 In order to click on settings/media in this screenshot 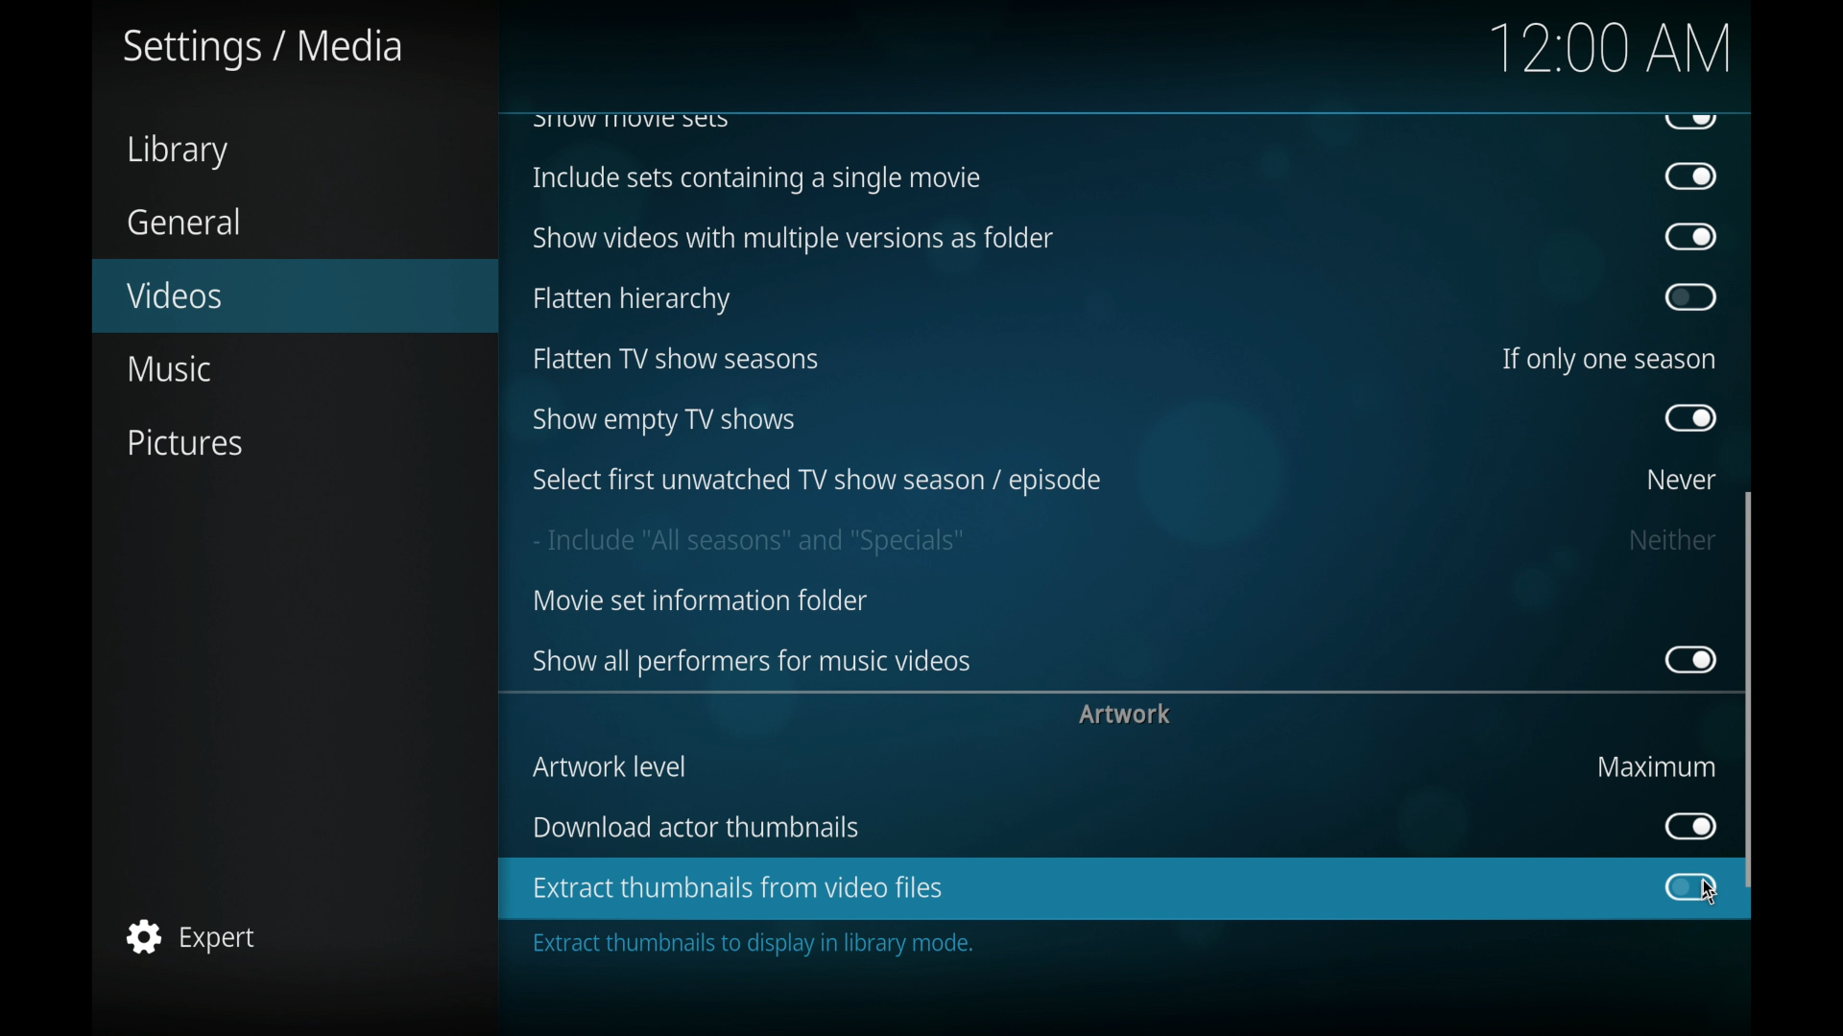, I will do `click(261, 48)`.